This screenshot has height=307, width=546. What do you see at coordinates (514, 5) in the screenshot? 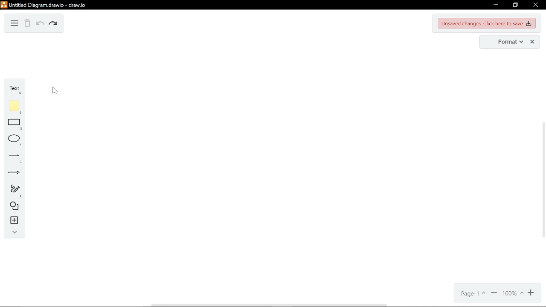
I see `restore down` at bounding box center [514, 5].